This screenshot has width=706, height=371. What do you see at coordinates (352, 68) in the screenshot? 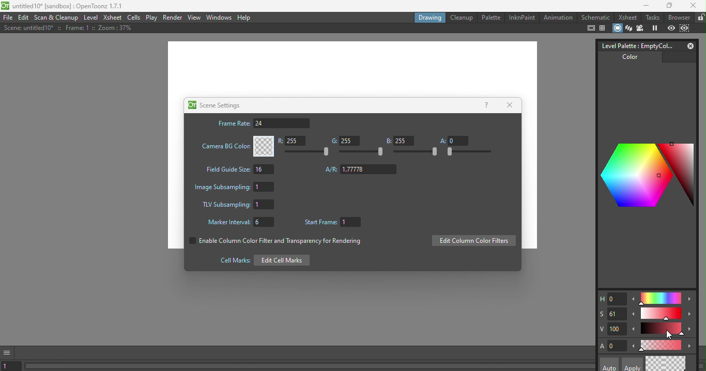
I see `workspace` at bounding box center [352, 68].